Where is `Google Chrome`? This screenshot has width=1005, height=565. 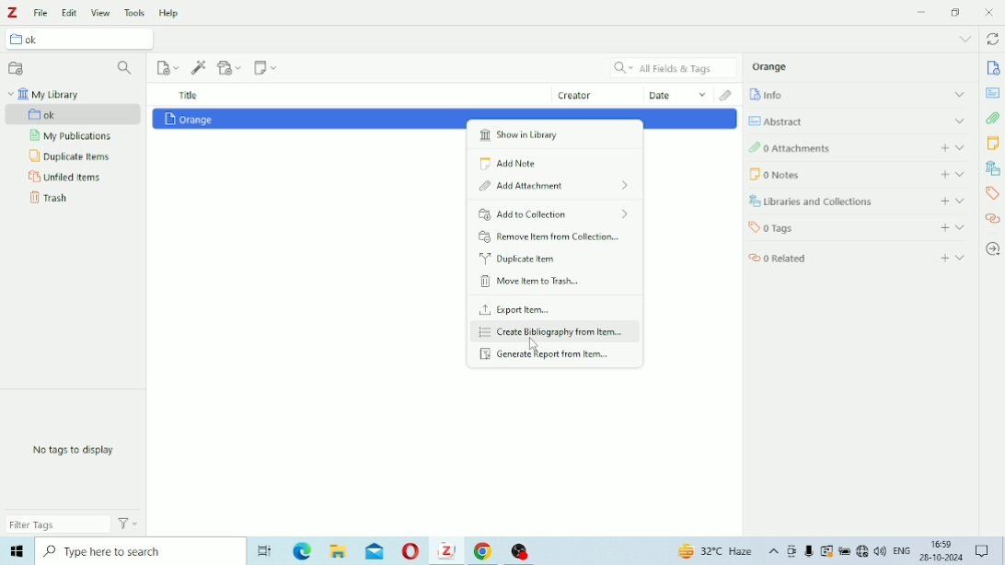
Google Chrome is located at coordinates (486, 551).